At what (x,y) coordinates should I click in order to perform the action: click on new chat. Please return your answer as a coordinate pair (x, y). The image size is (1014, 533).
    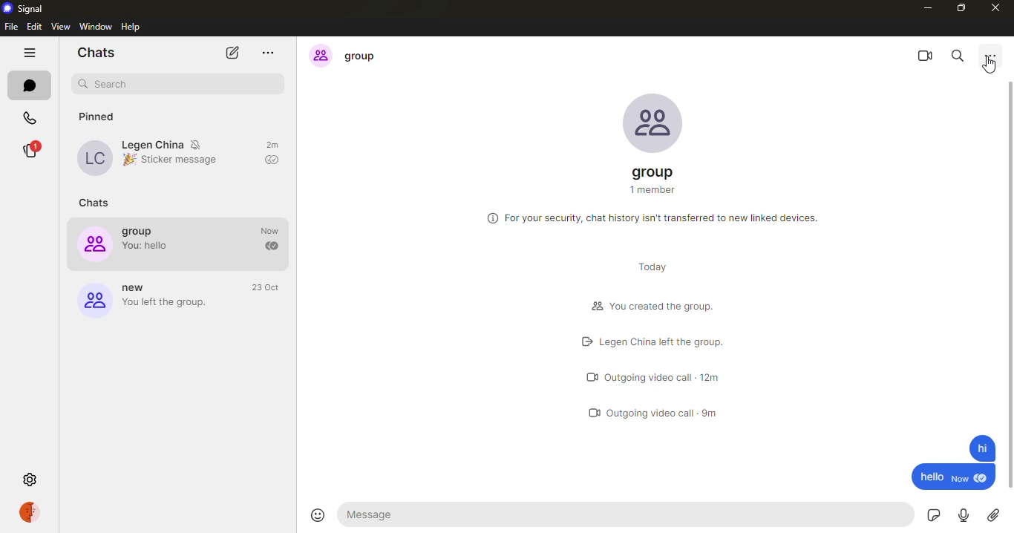
    Looking at the image, I should click on (232, 53).